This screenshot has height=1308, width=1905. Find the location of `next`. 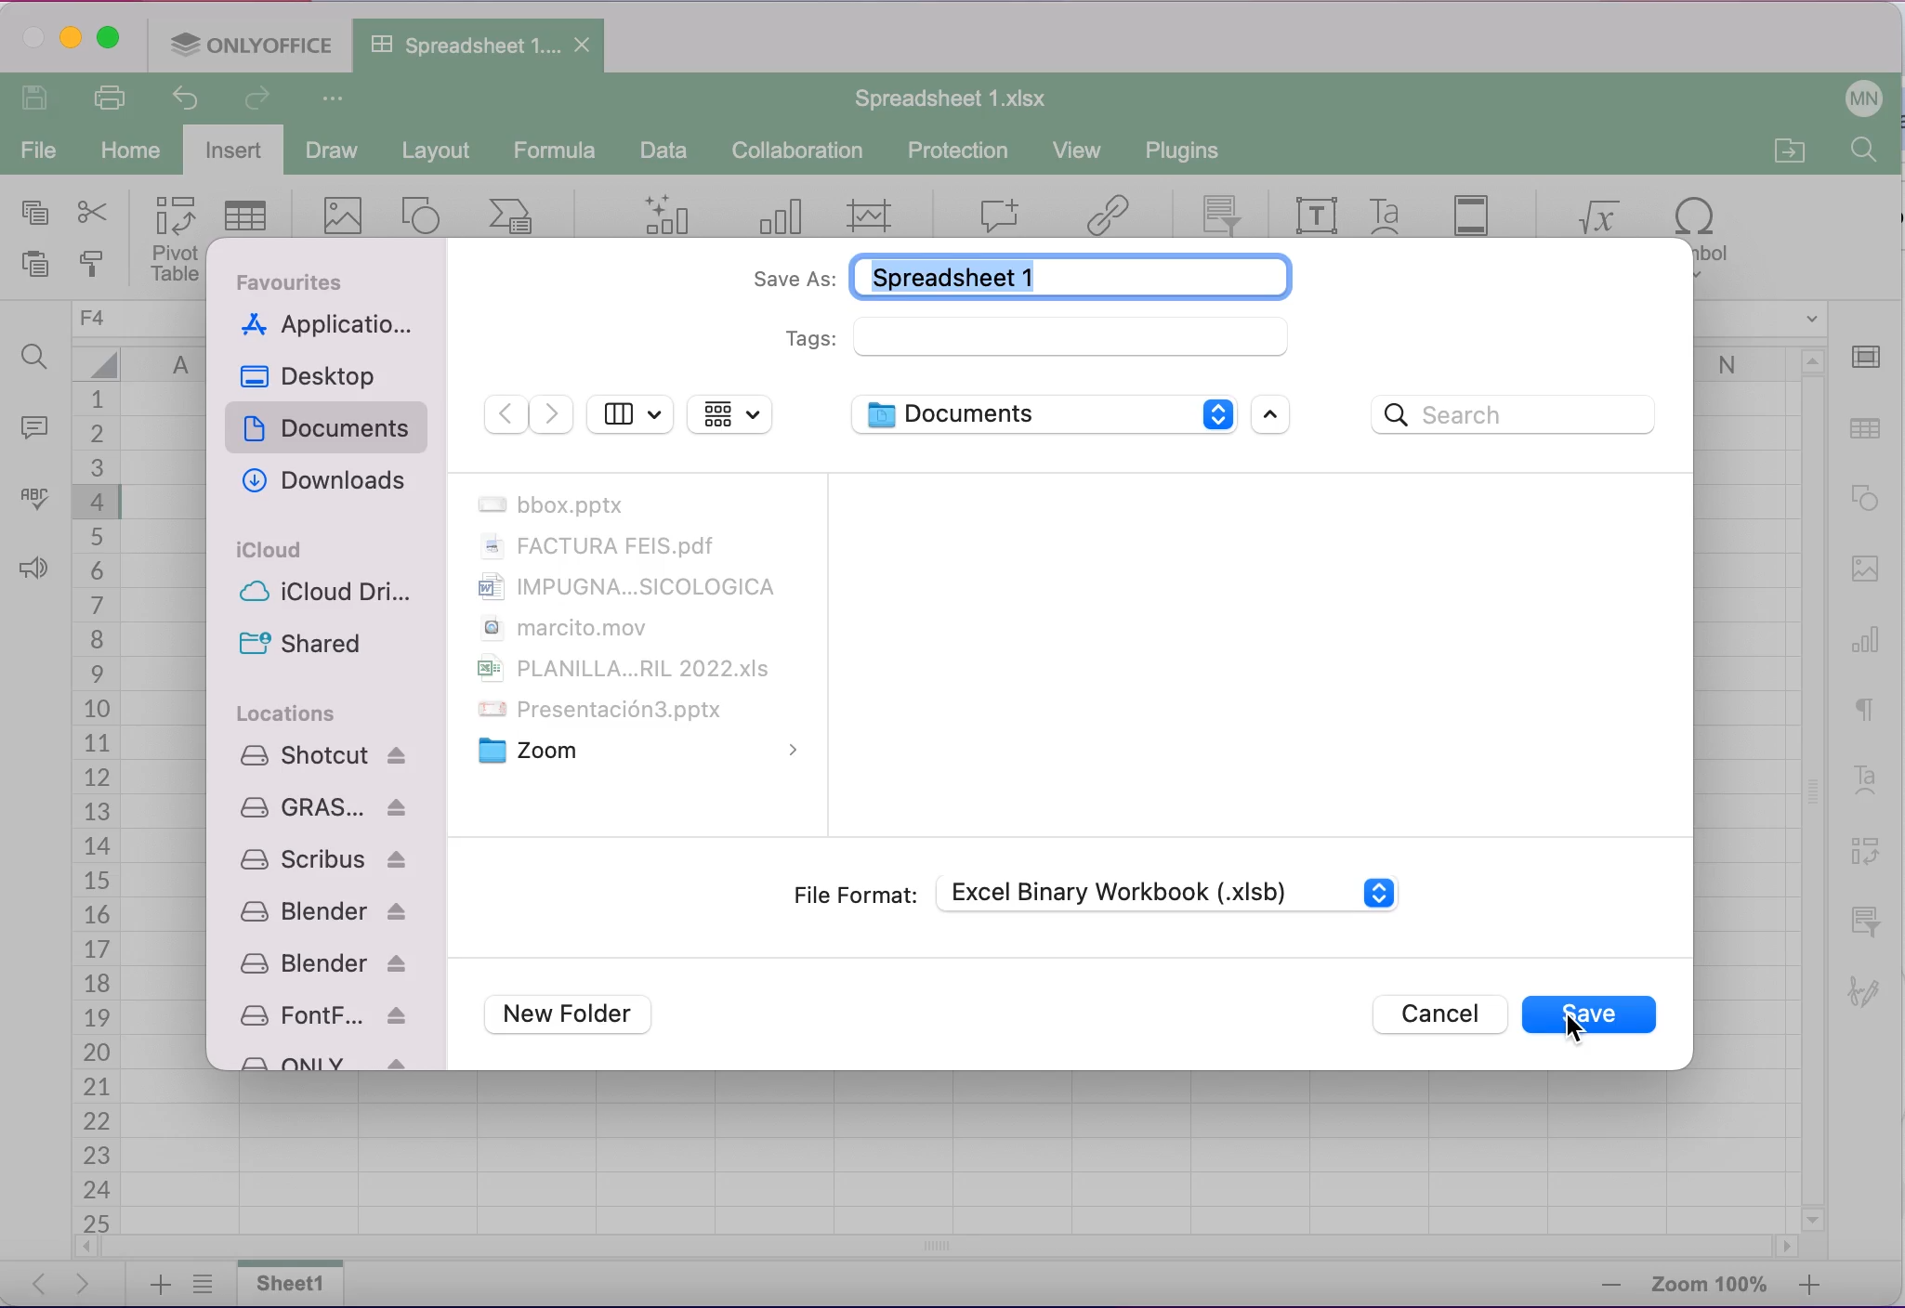

next is located at coordinates (552, 415).